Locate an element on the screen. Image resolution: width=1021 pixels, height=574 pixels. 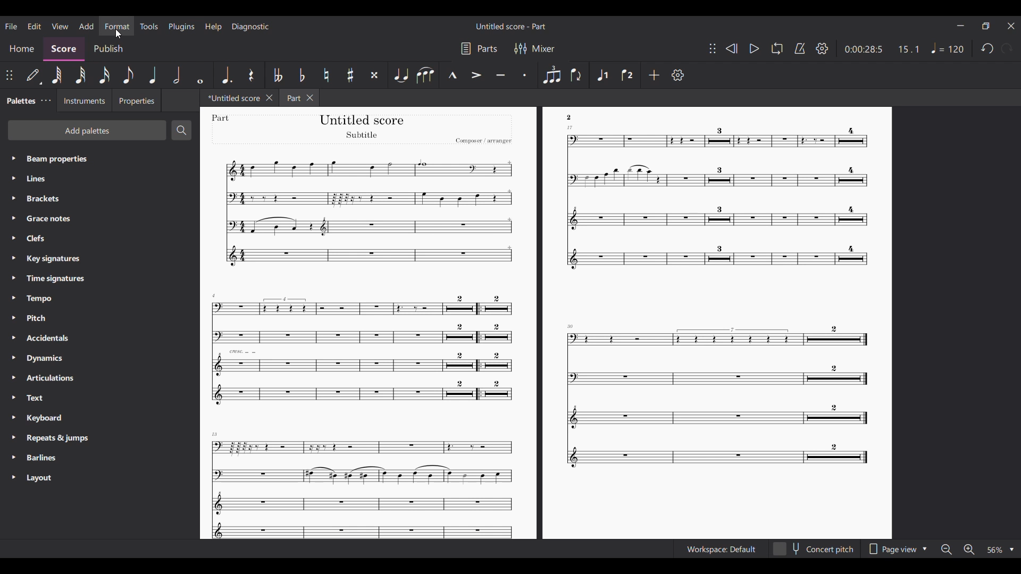
Accidentals is located at coordinates (48, 338).